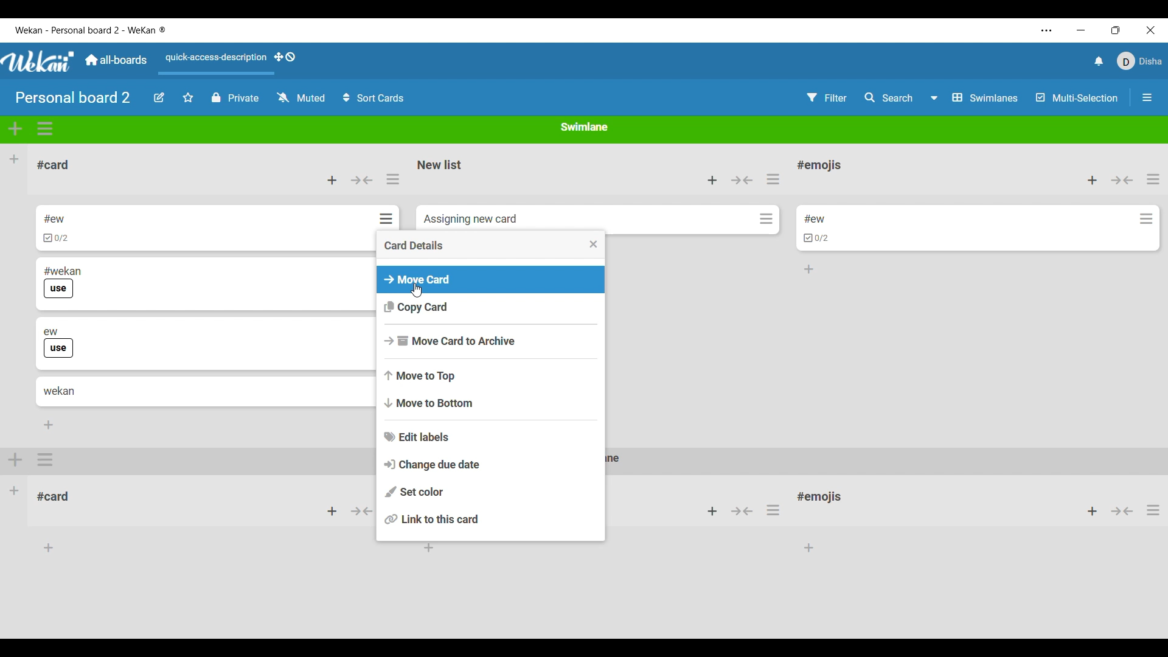  I want to click on Card title and checklist, so click(55, 228).